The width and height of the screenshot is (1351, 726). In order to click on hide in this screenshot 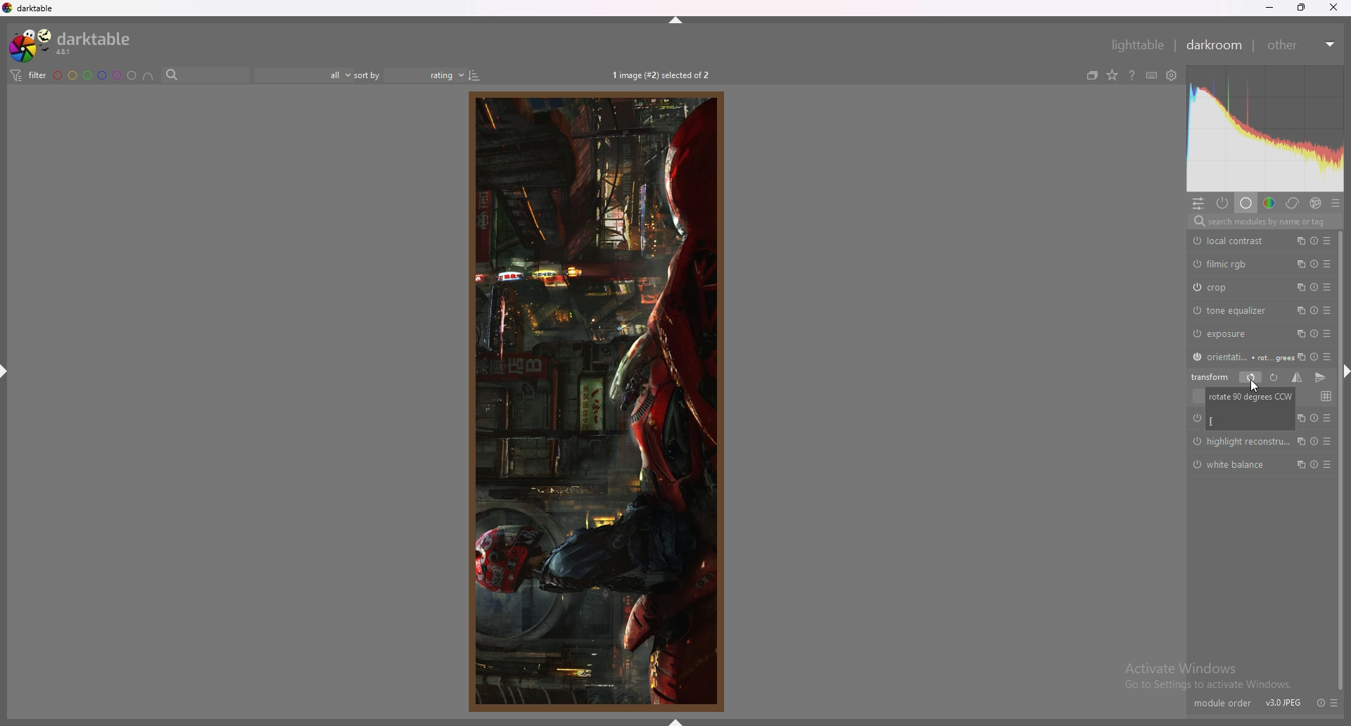, I will do `click(675, 721)`.